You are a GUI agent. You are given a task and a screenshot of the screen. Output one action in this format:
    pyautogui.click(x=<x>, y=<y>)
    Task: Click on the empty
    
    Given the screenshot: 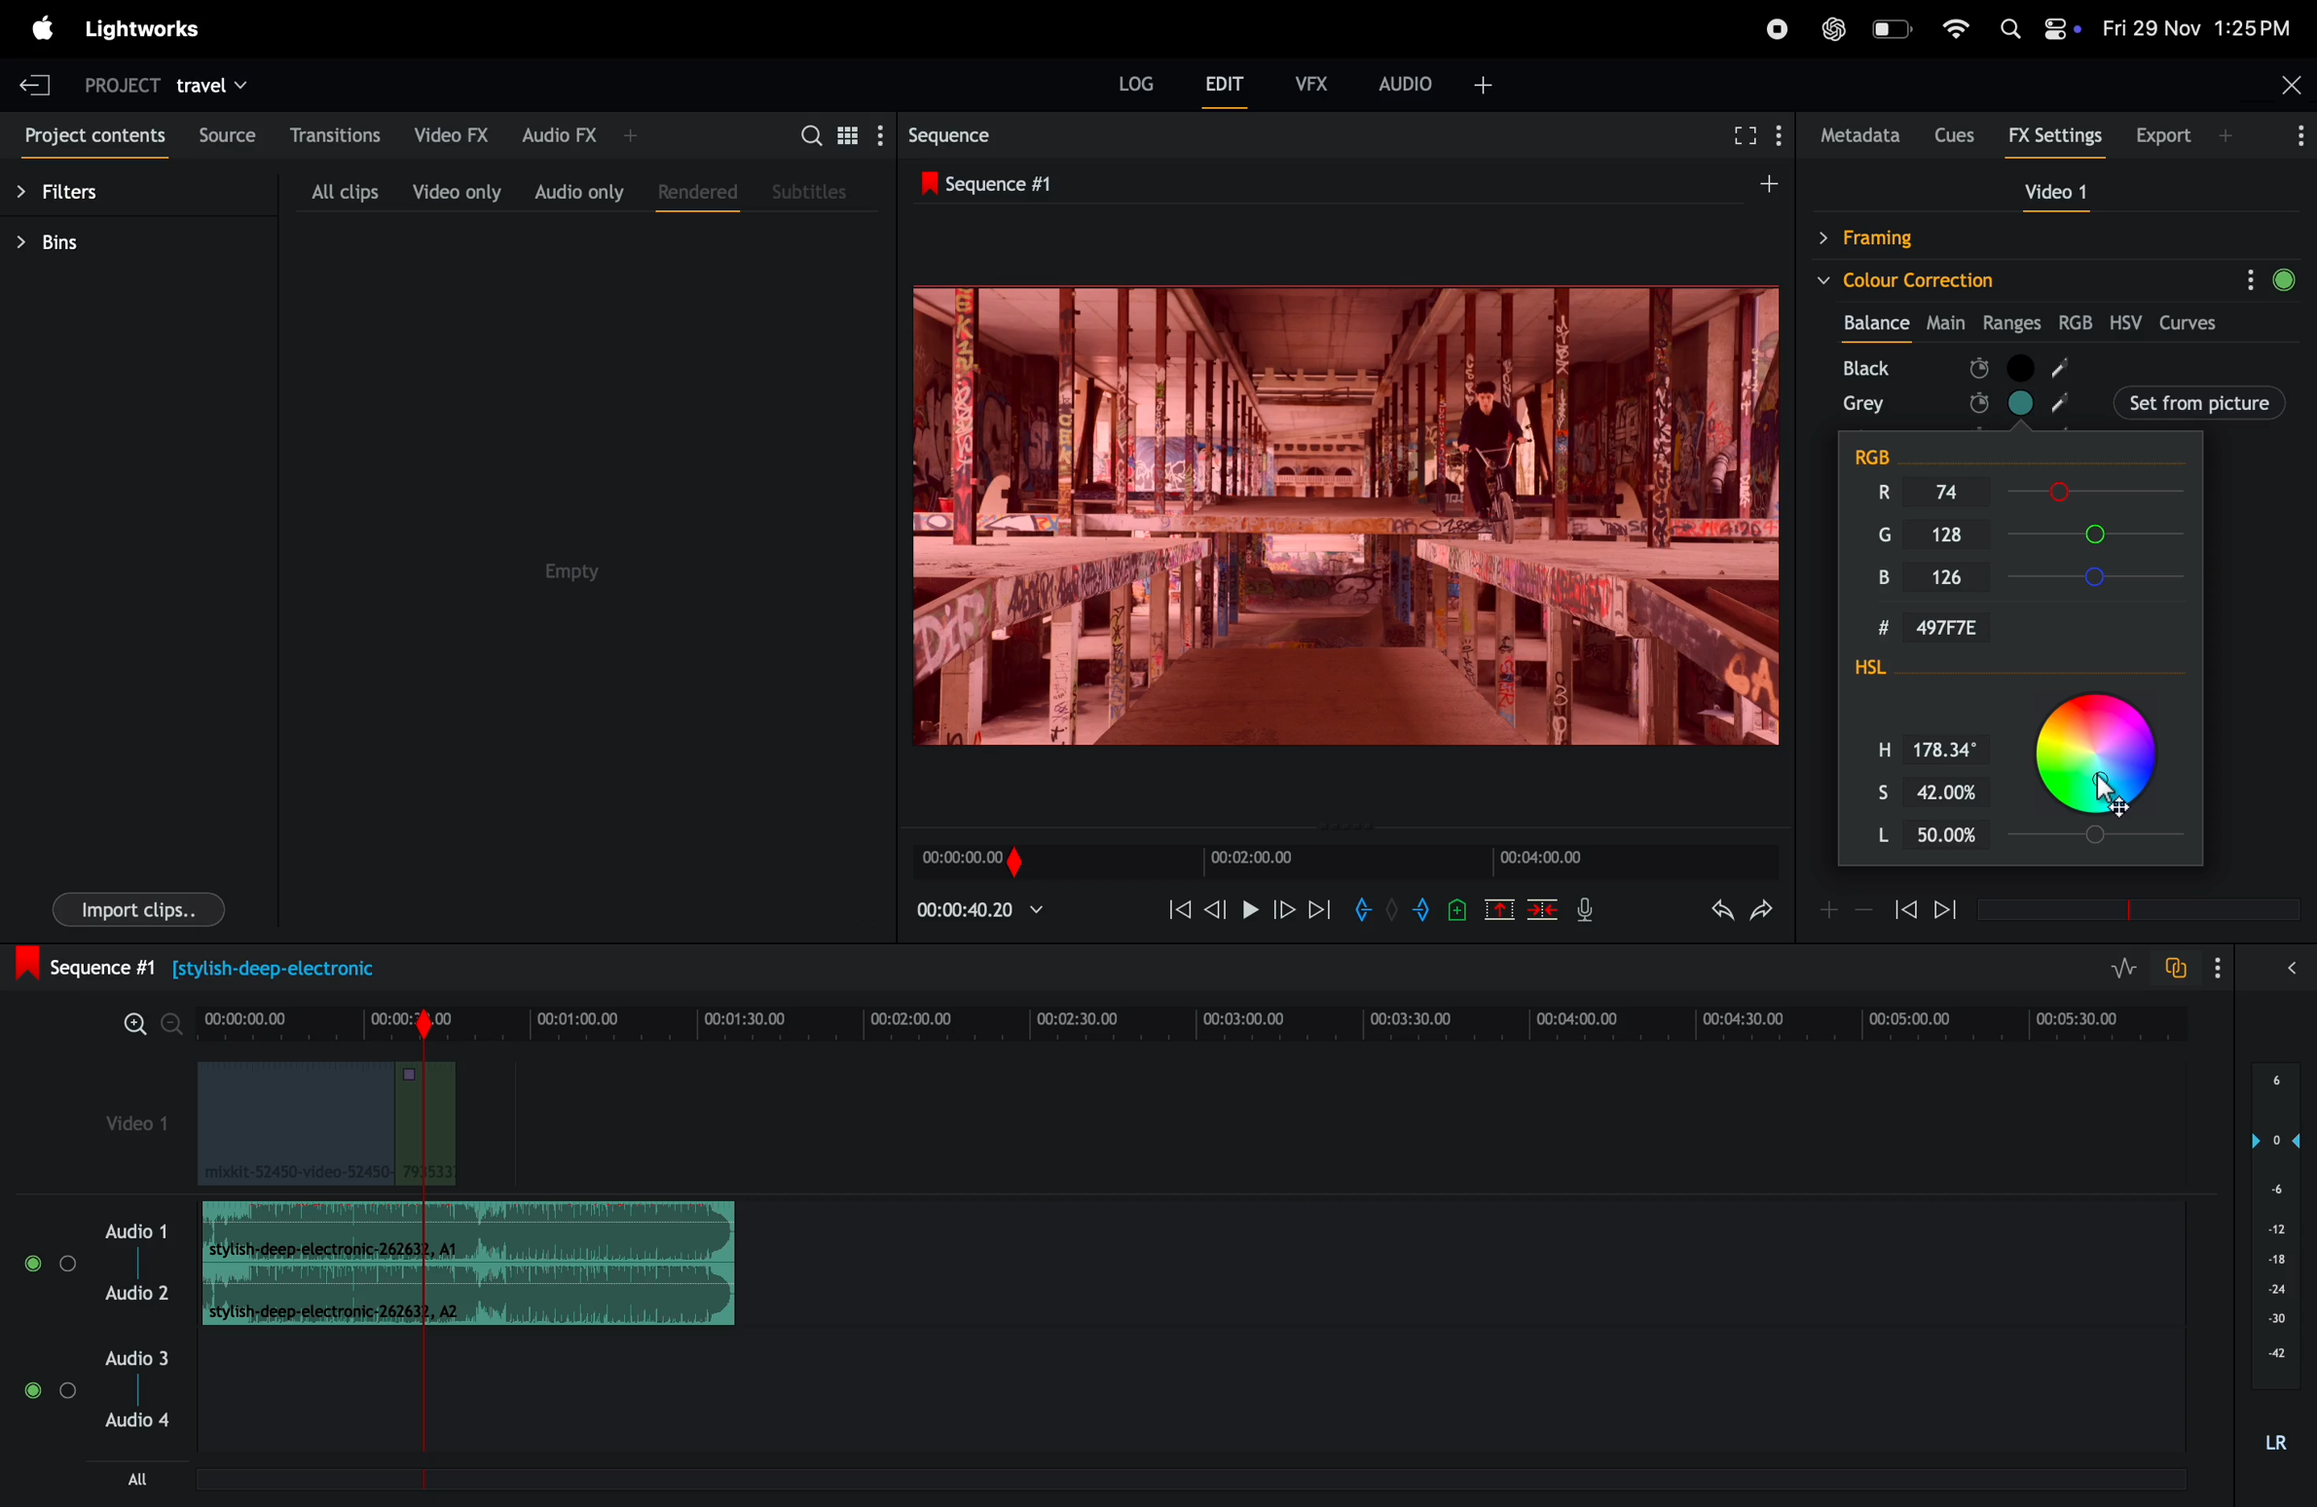 What is the action you would take?
    pyautogui.click(x=570, y=572)
    